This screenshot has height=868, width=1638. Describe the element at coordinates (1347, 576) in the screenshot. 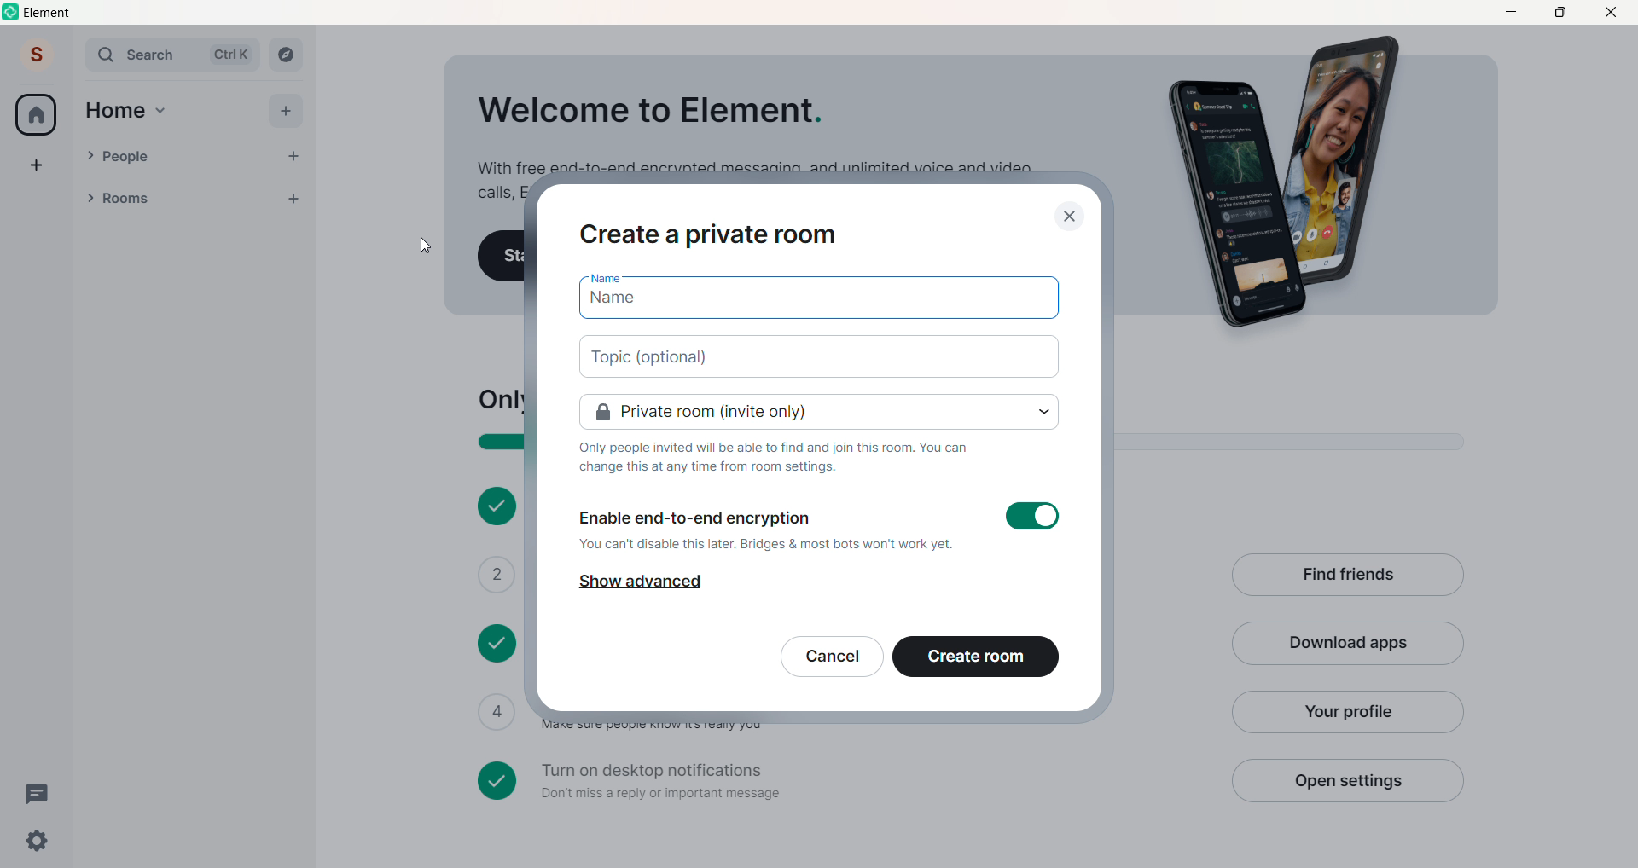

I see `Find Friends` at that location.